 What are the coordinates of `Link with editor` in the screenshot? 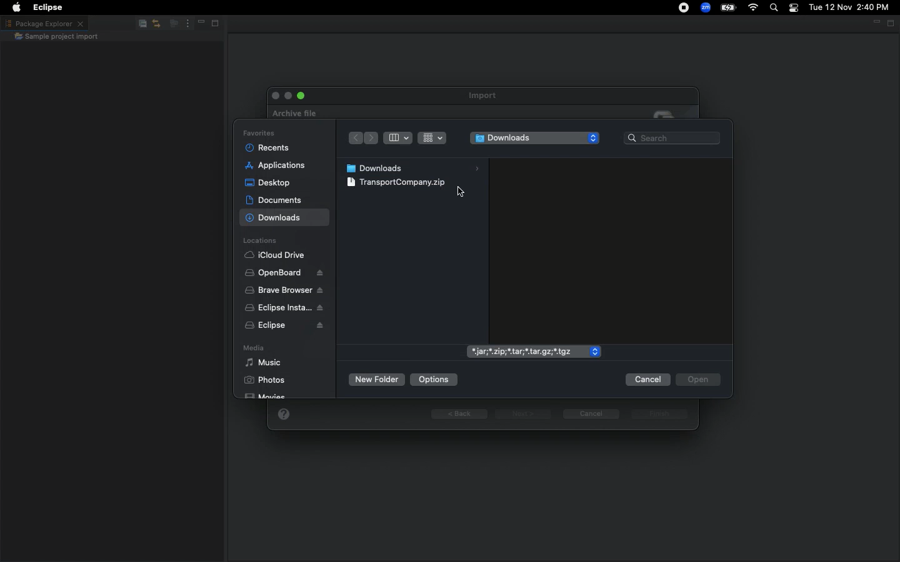 It's located at (156, 24).